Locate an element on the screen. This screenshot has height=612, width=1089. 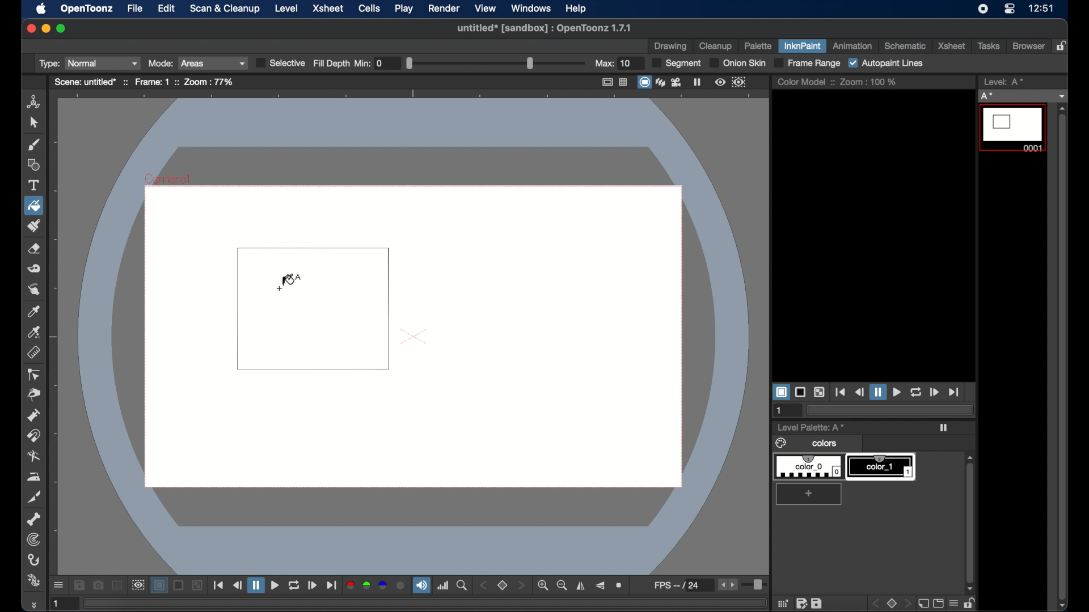
freeze is located at coordinates (698, 82).